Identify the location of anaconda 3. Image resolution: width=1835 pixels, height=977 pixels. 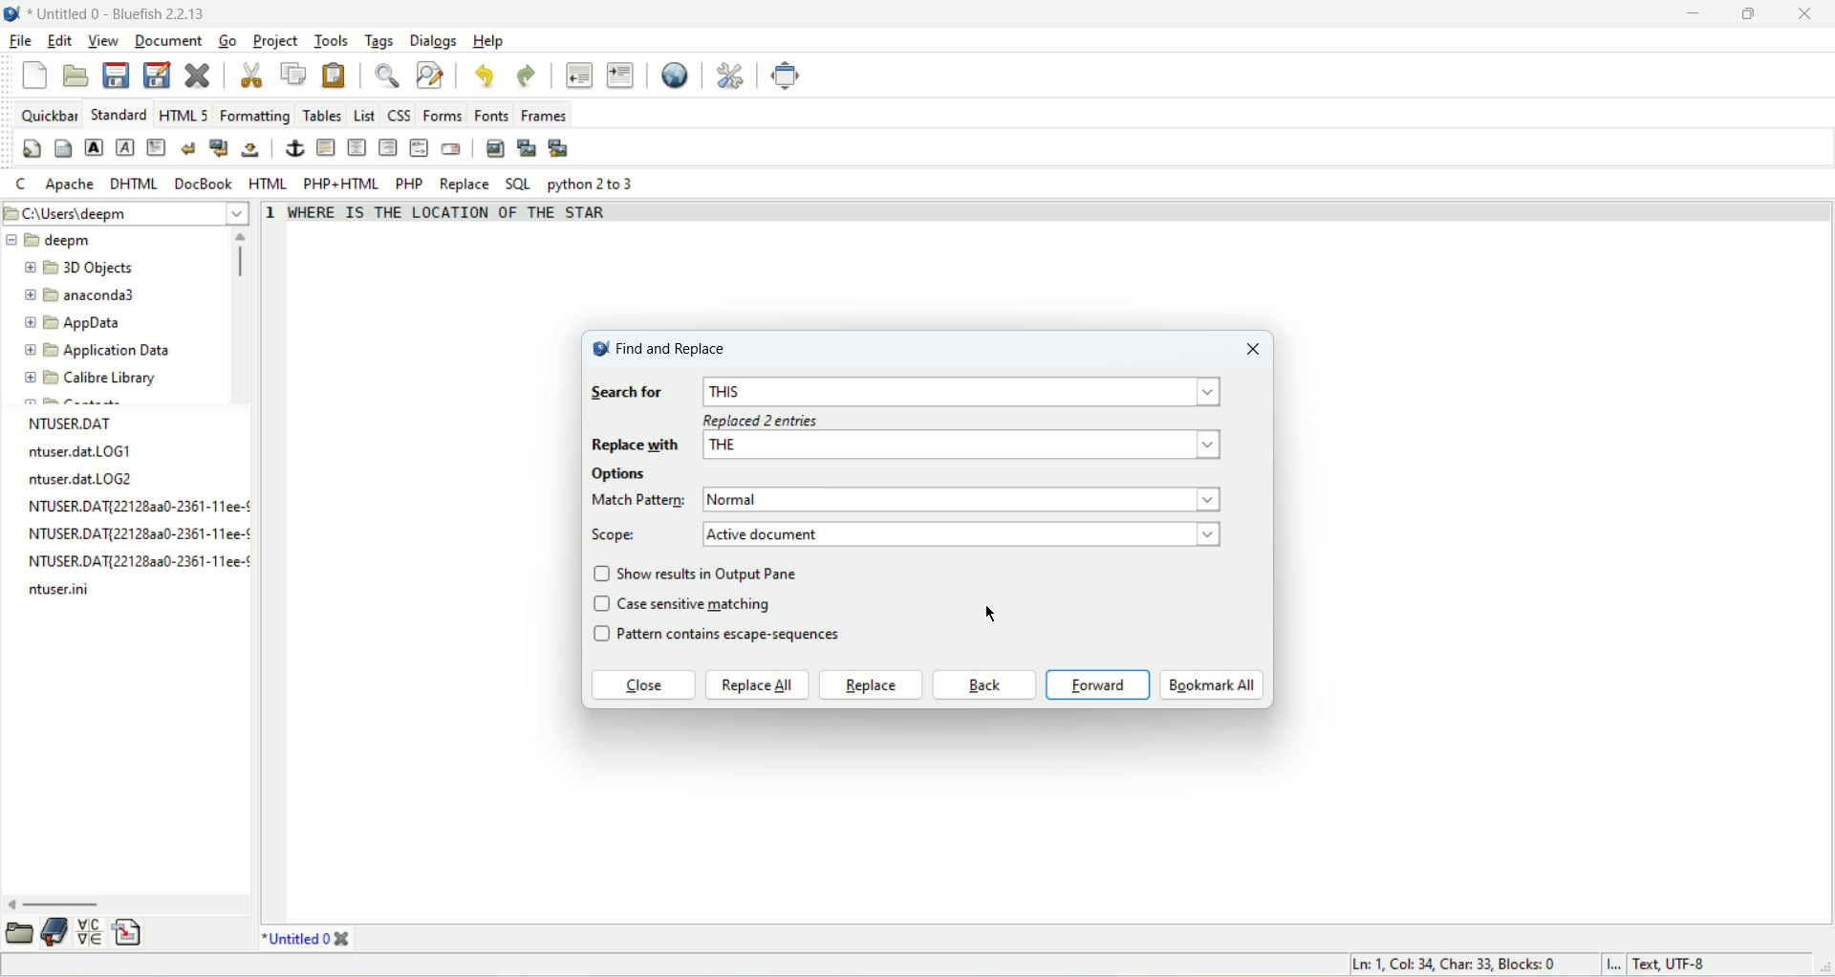
(81, 296).